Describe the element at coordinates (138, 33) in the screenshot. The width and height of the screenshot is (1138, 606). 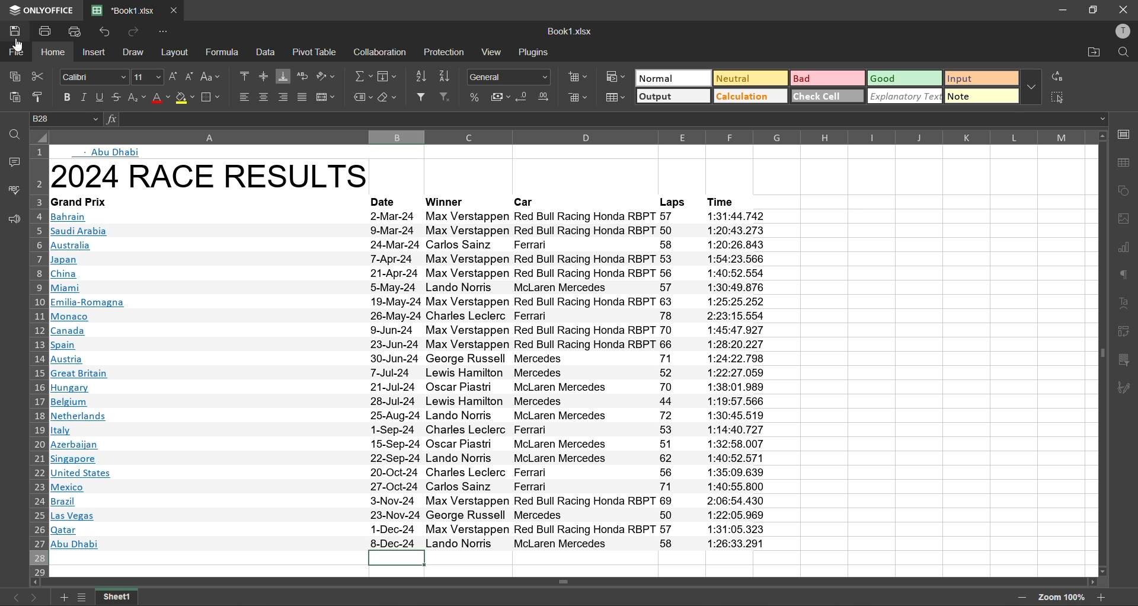
I see `redo` at that location.